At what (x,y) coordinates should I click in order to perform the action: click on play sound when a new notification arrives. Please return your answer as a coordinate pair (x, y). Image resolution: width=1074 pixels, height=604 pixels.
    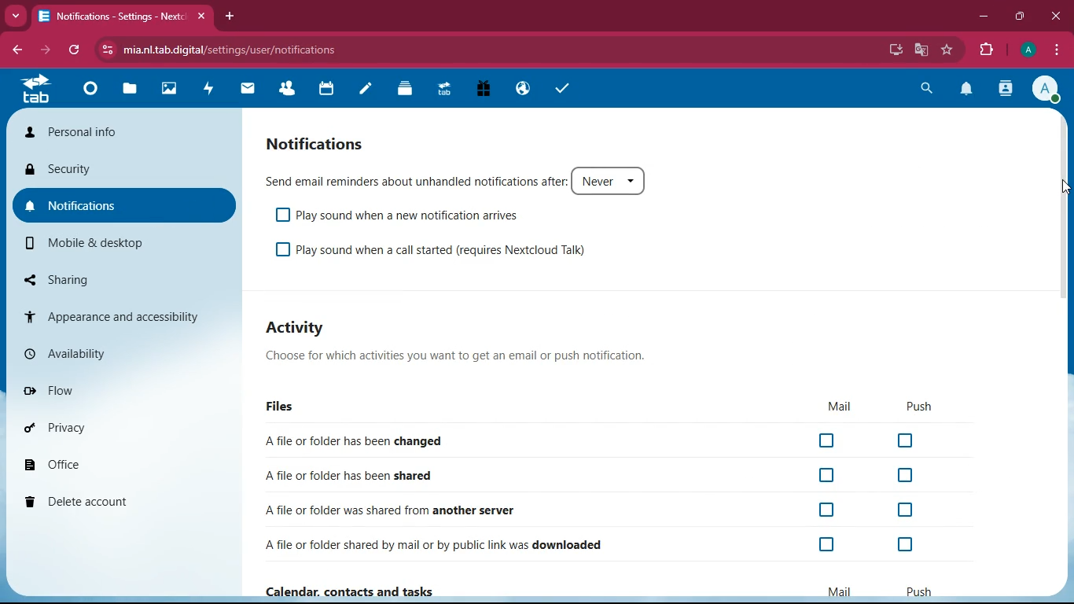
    Looking at the image, I should click on (406, 215).